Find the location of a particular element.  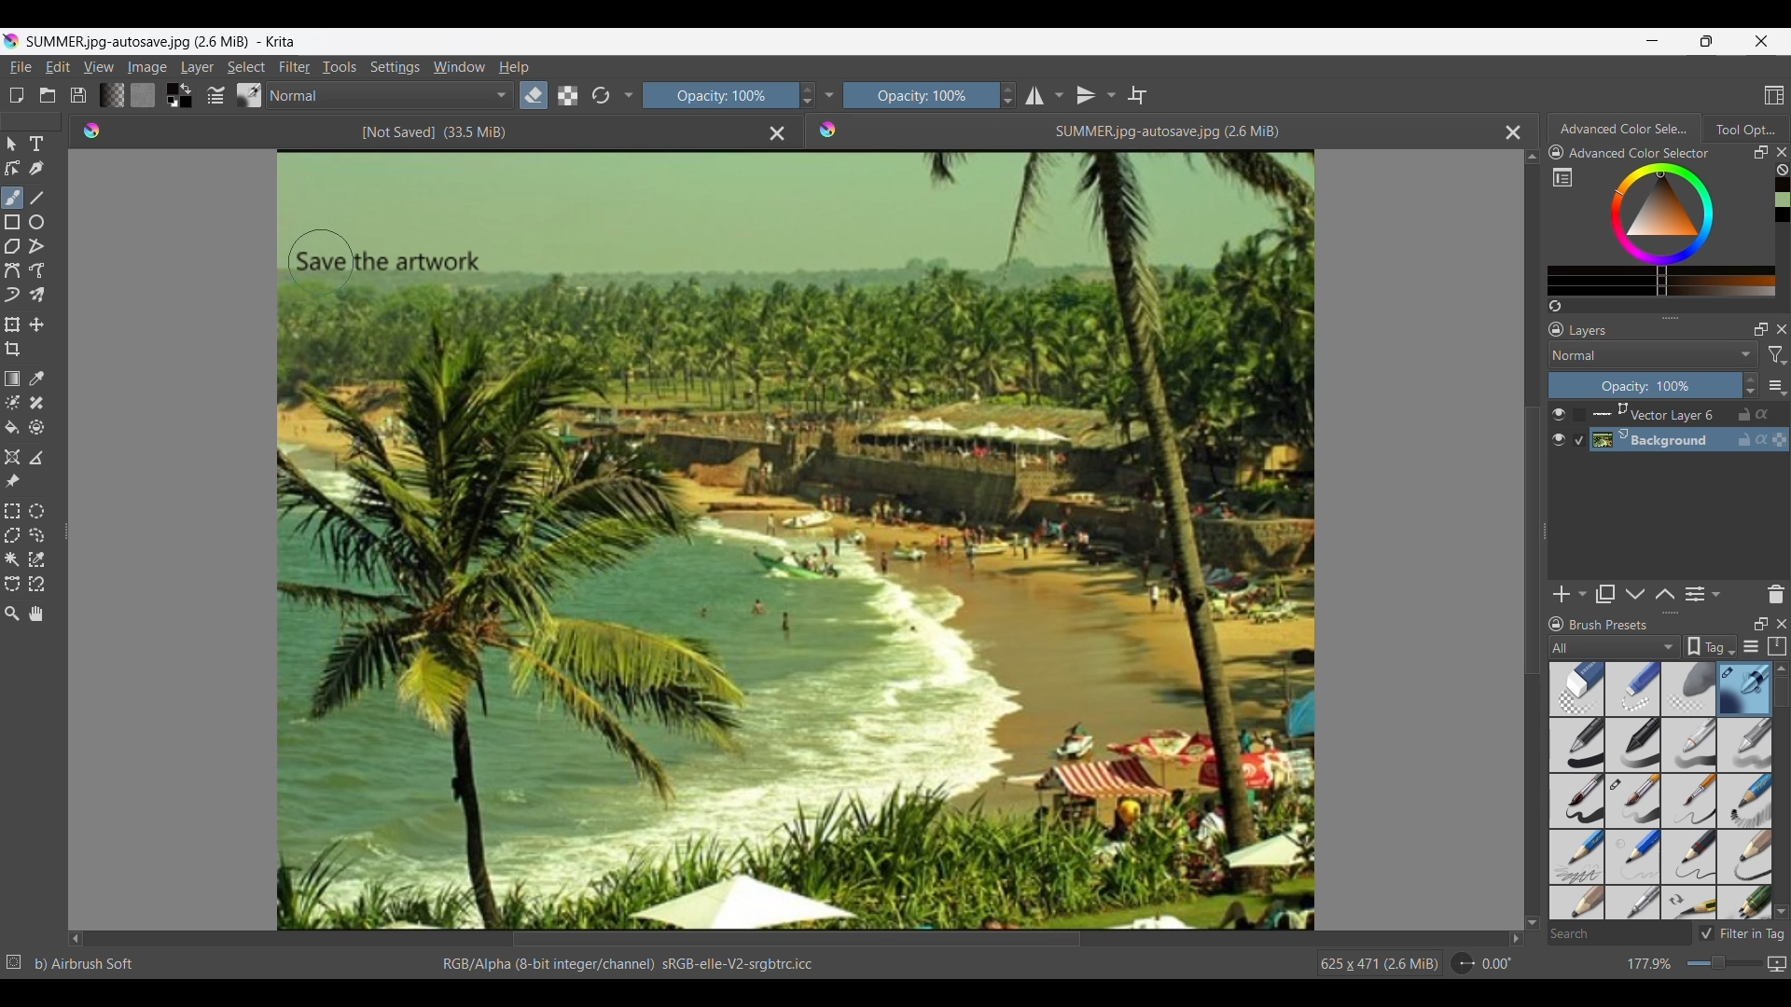

Help is located at coordinates (515, 67).